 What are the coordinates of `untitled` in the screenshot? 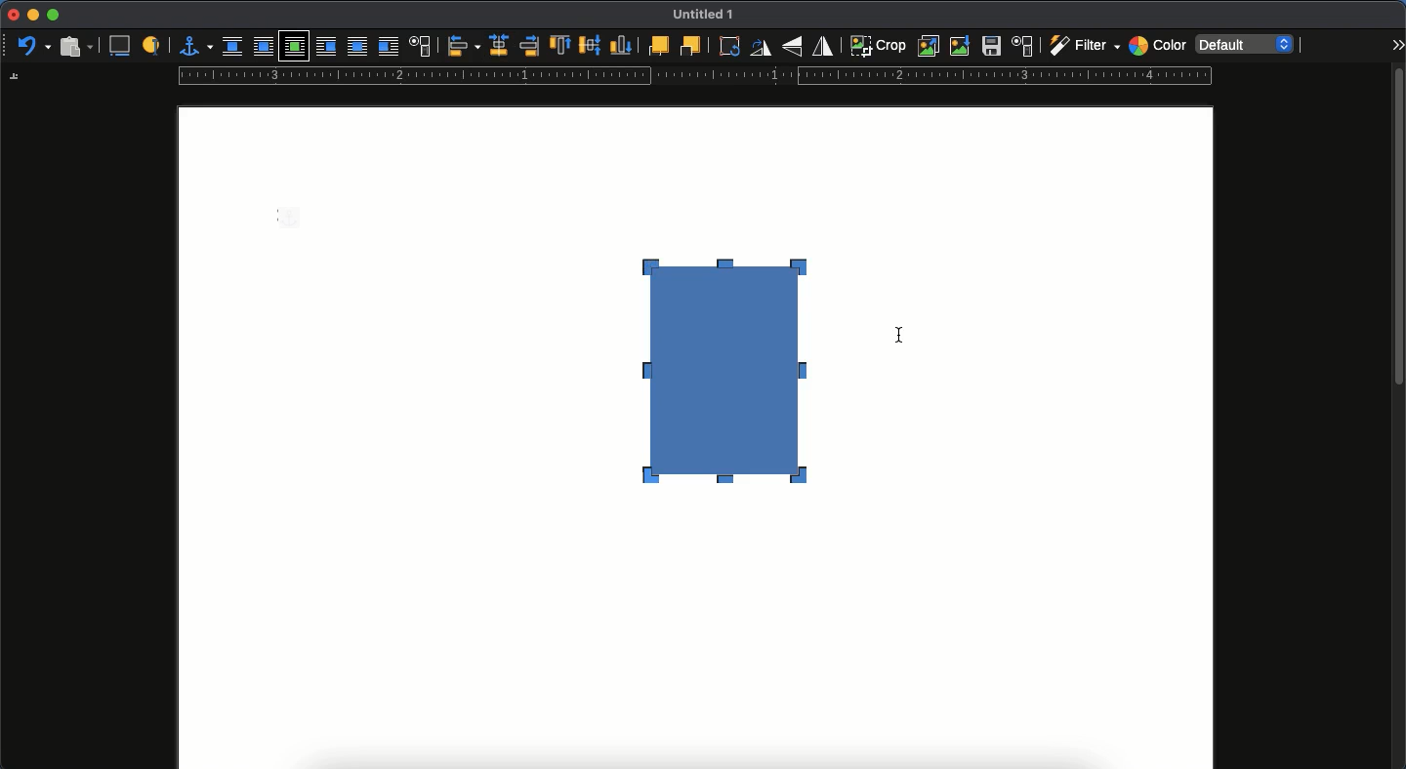 It's located at (699, 16).